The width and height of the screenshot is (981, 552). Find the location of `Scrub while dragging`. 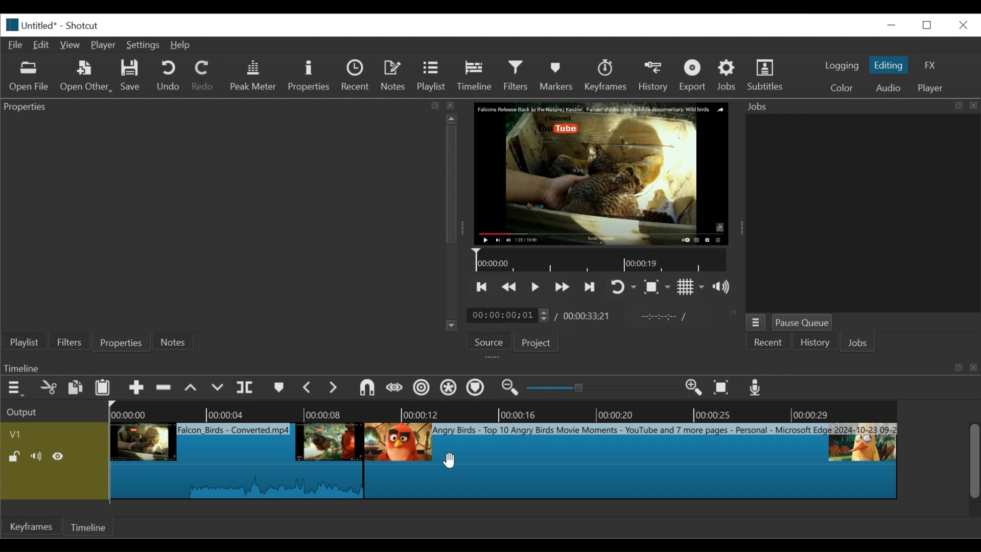

Scrub while dragging is located at coordinates (394, 387).